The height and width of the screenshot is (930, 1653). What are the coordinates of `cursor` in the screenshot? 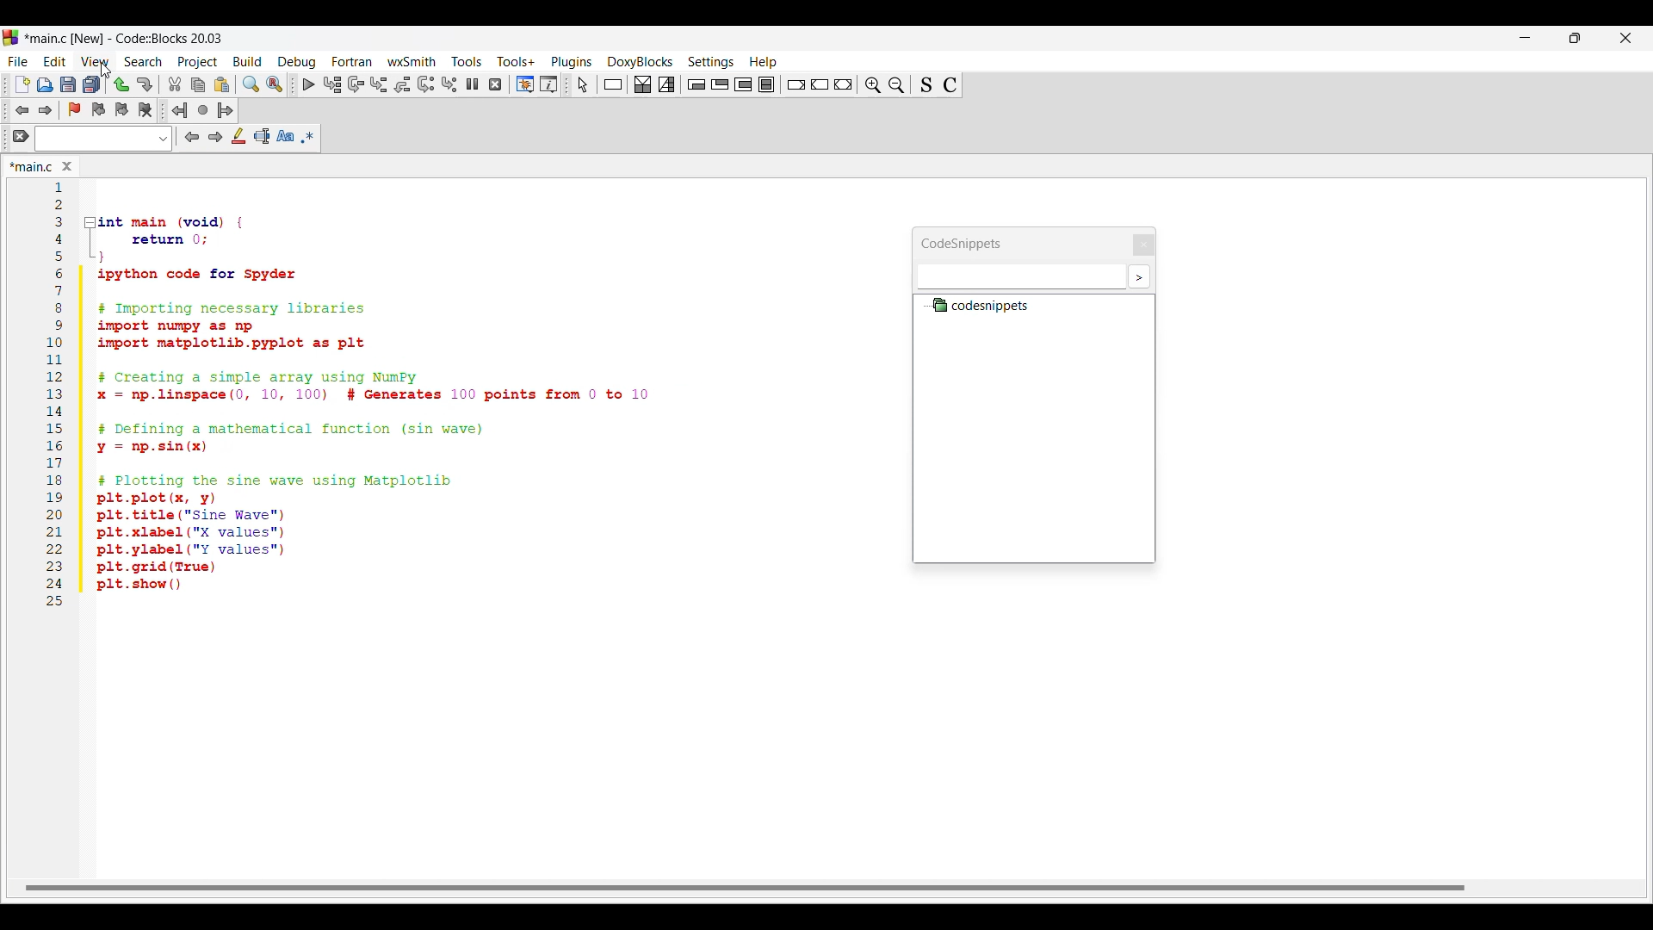 It's located at (103, 69).